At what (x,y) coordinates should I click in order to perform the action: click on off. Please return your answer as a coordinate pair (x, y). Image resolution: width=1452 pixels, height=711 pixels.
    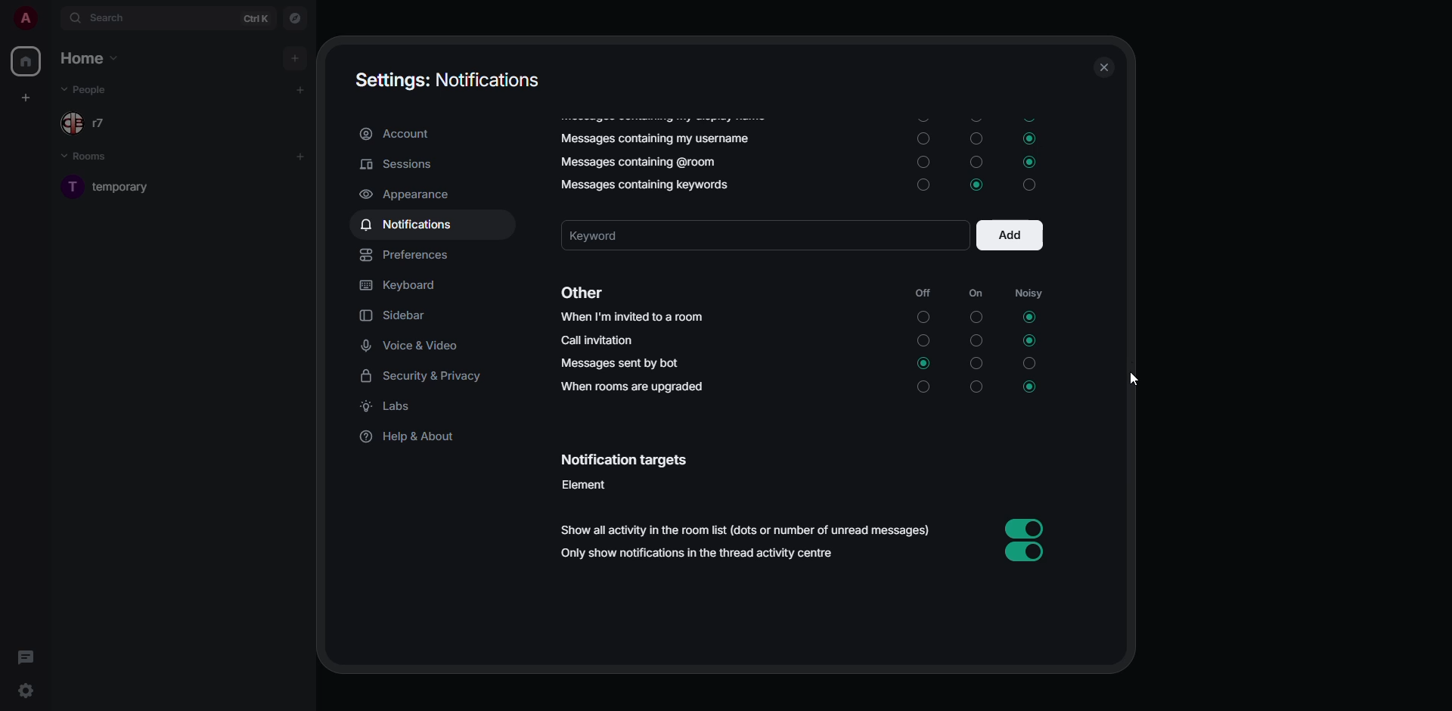
    Looking at the image, I should click on (920, 293).